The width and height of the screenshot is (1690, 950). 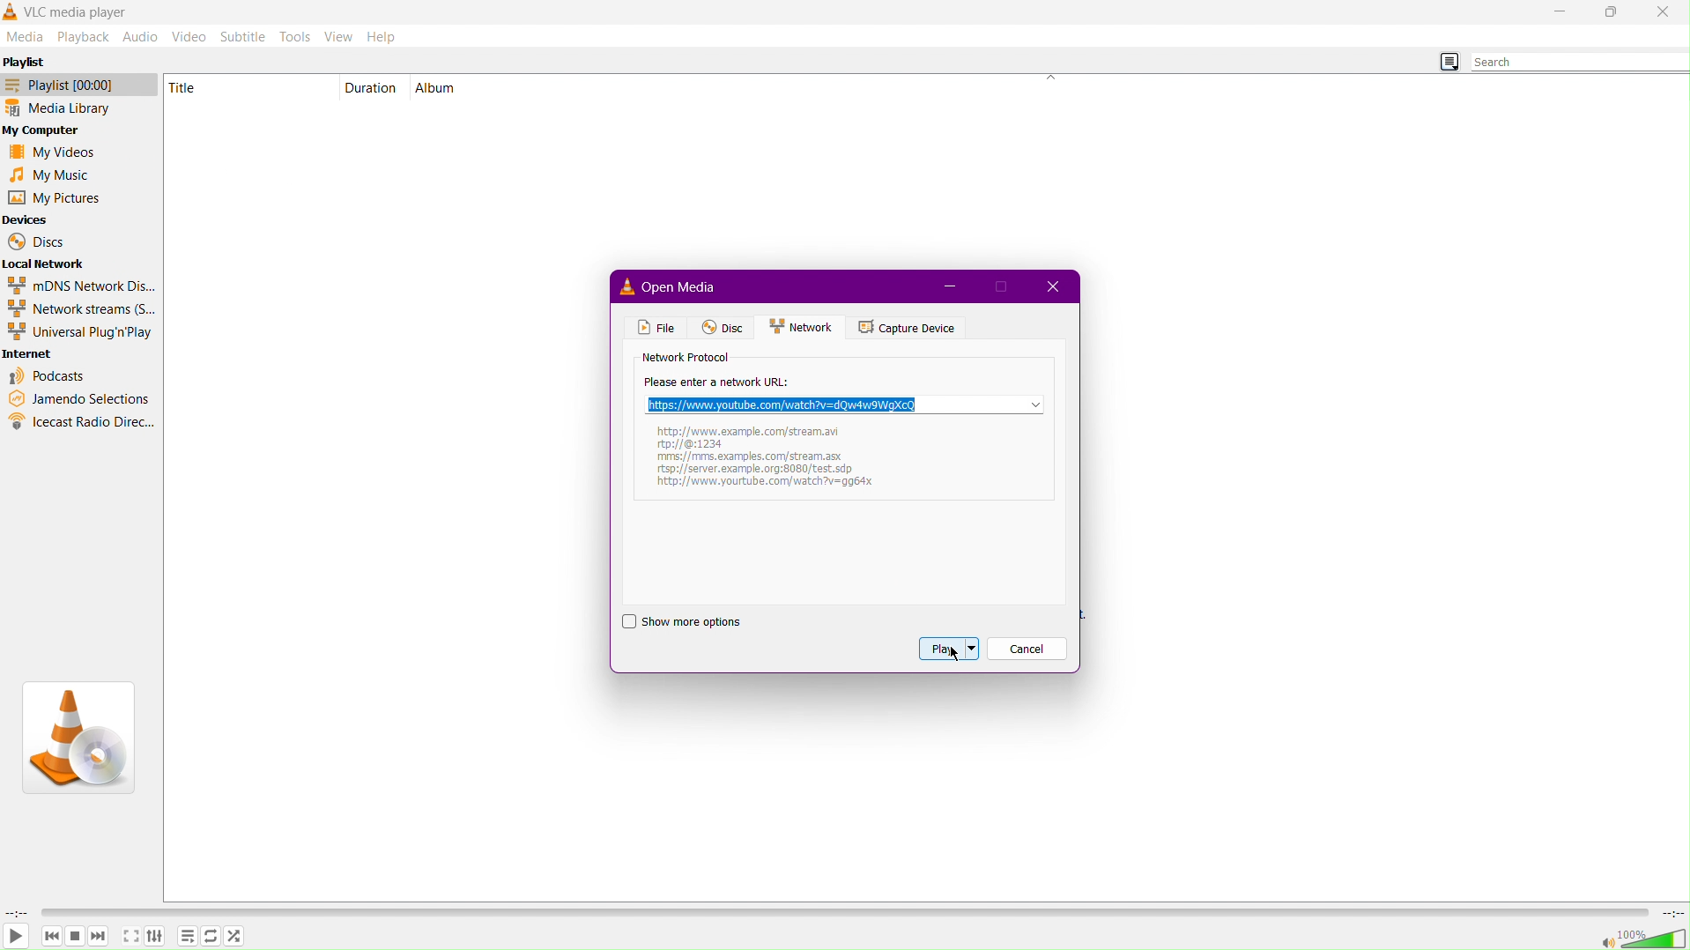 What do you see at coordinates (190, 35) in the screenshot?
I see `Video` at bounding box center [190, 35].